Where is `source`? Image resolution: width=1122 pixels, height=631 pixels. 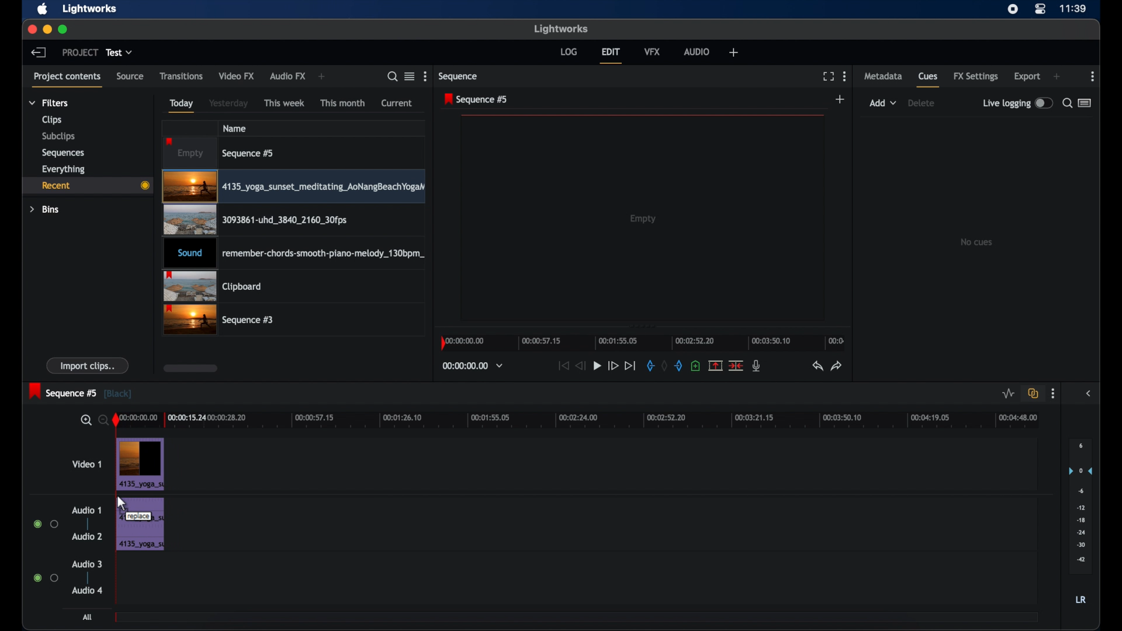 source is located at coordinates (130, 76).